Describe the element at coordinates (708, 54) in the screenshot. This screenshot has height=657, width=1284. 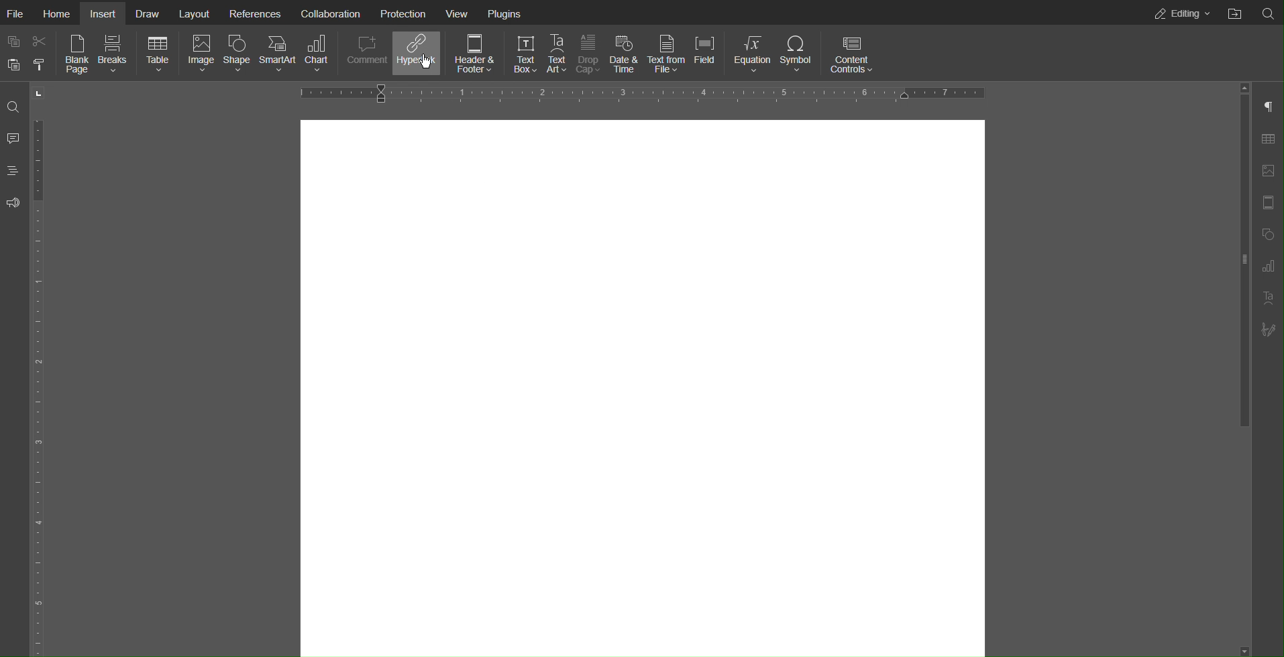
I see `Field` at that location.